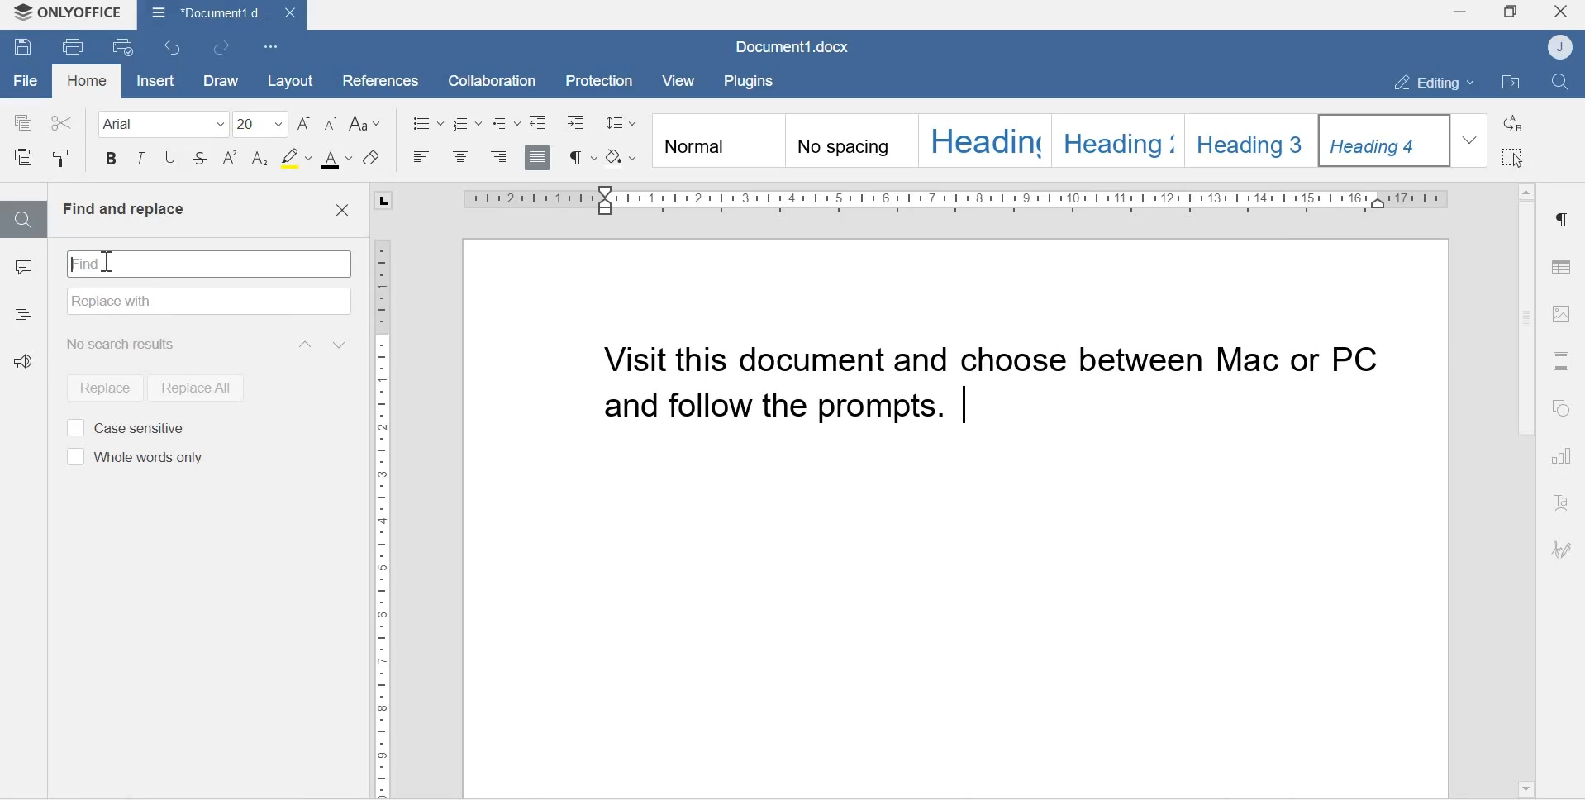  Describe the element at coordinates (132, 458) in the screenshot. I see `Whole words only` at that location.